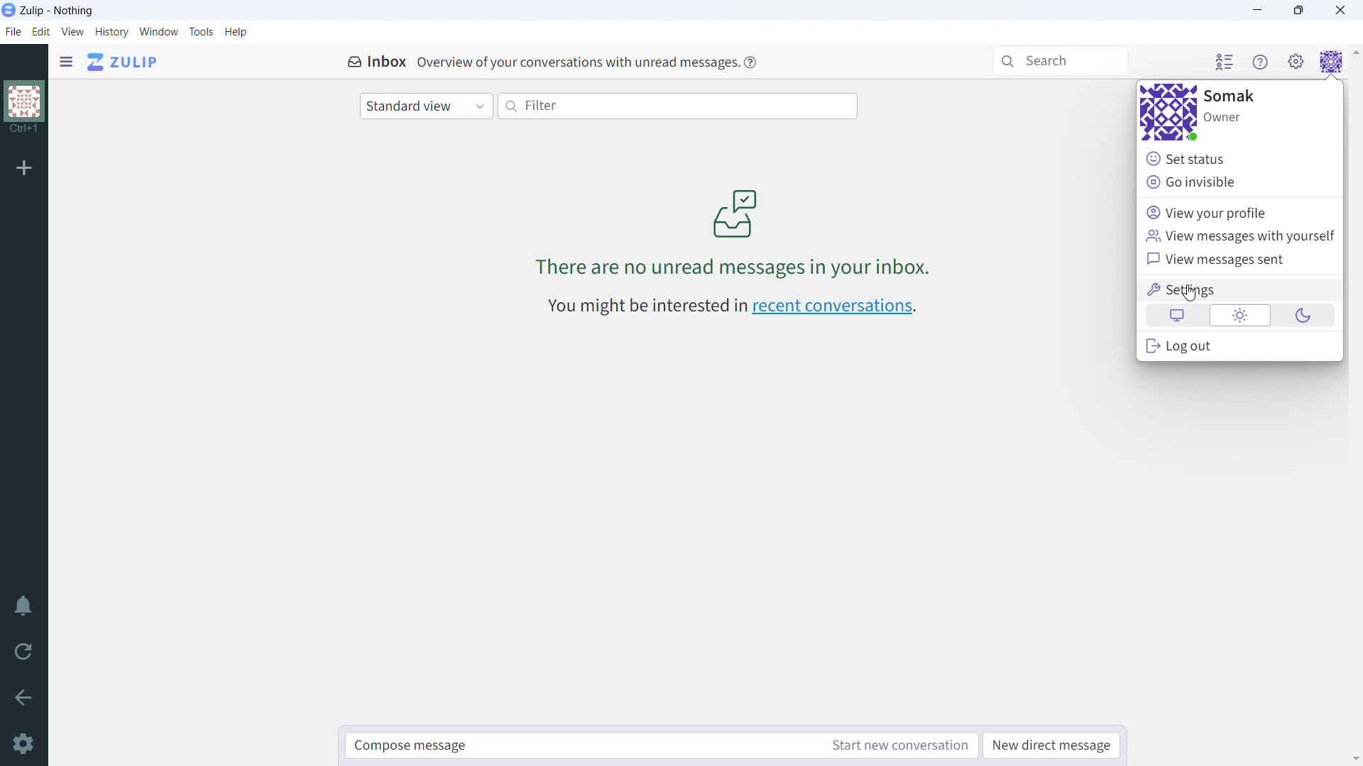 This screenshot has height=766, width=1363. I want to click on go invisible, so click(1239, 183).